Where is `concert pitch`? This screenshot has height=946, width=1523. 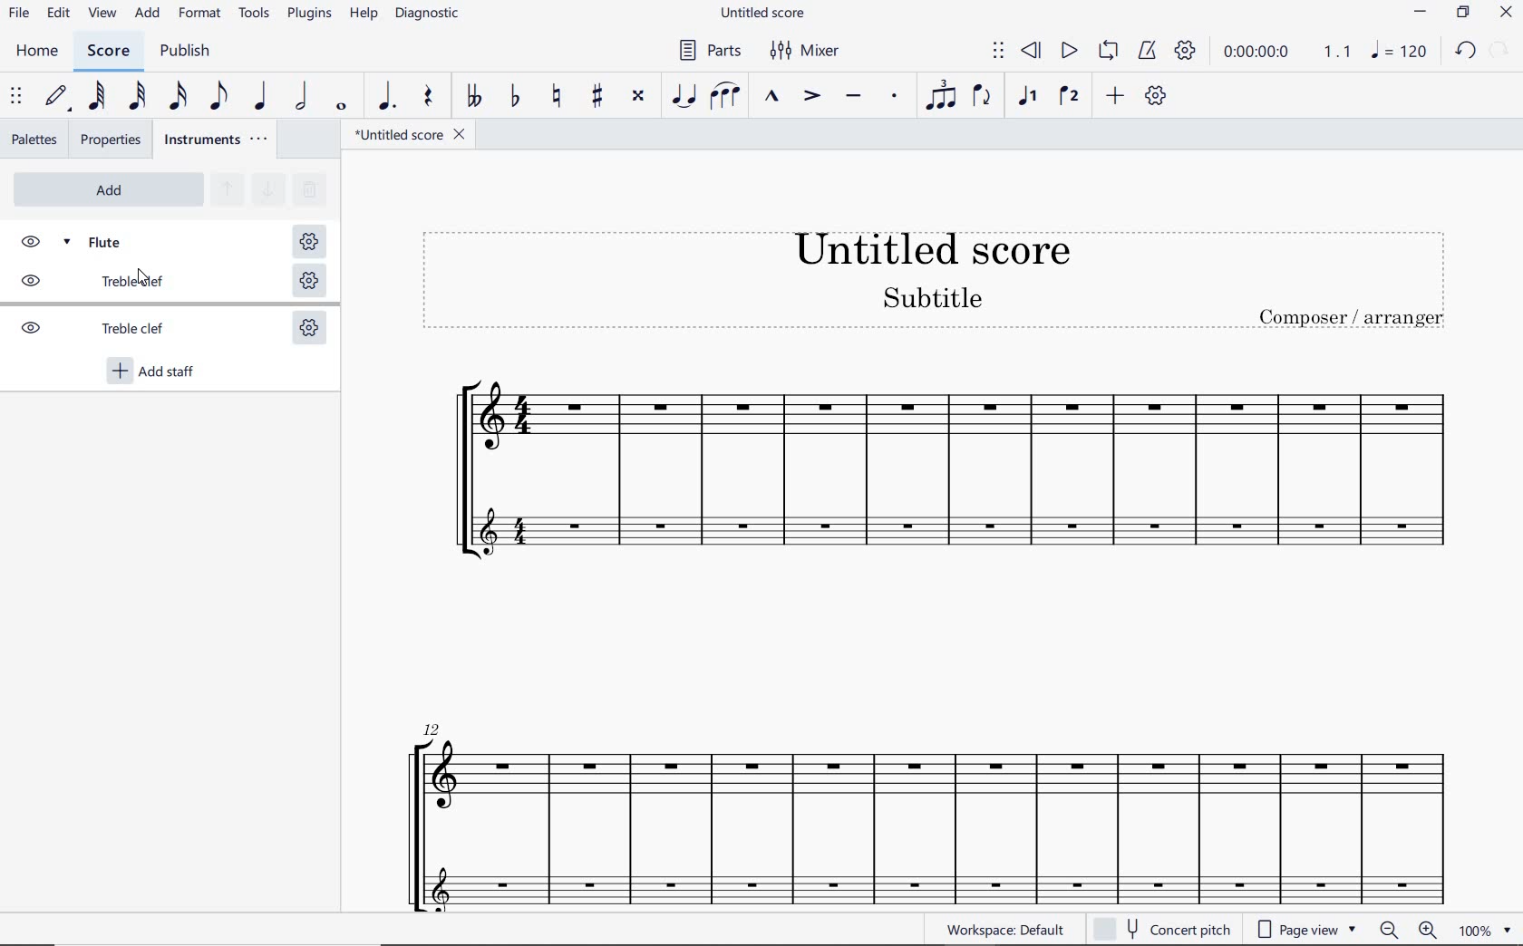
concert pitch is located at coordinates (1166, 929).